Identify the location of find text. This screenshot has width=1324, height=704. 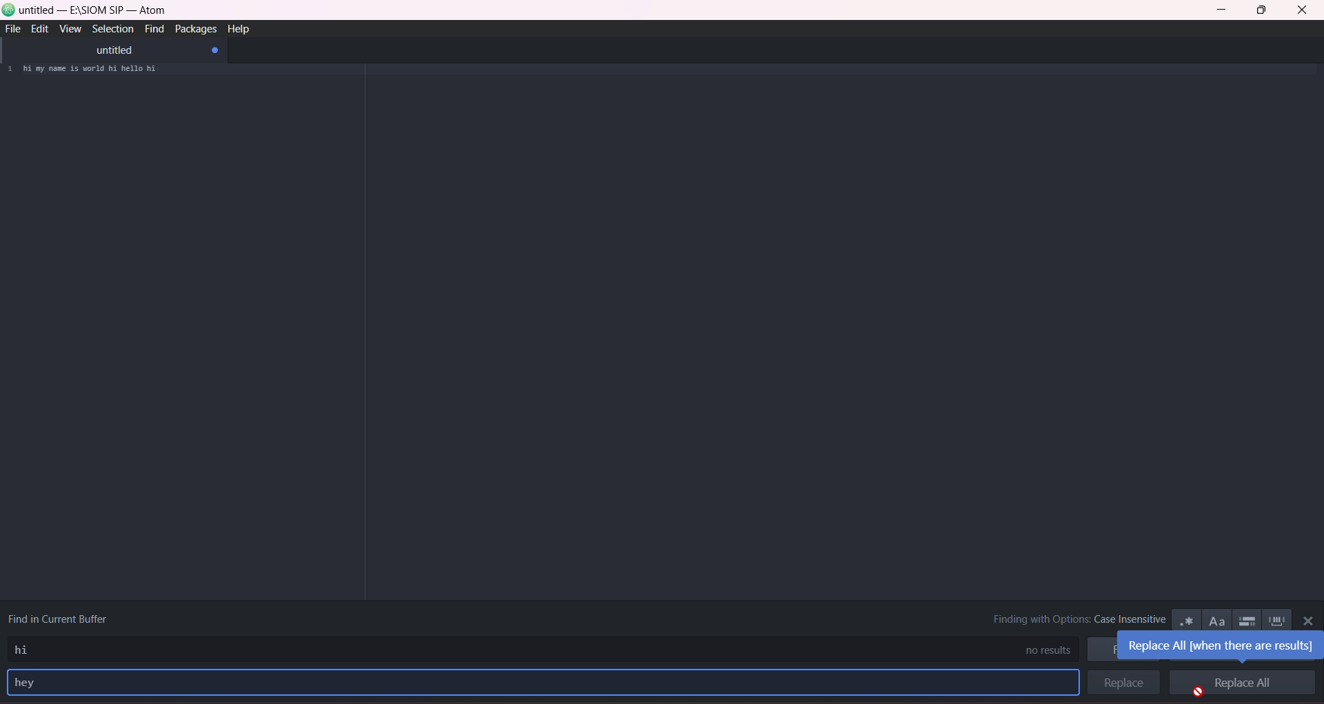
(28, 649).